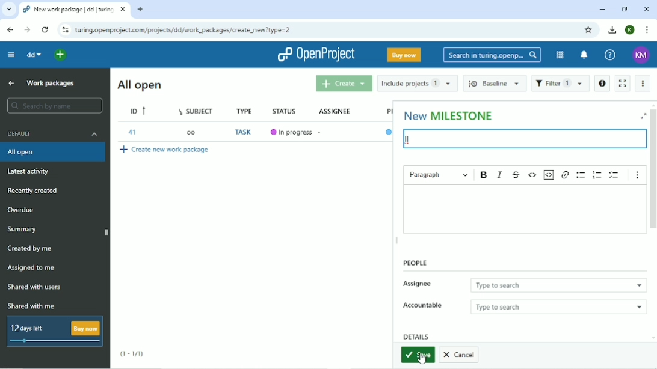  I want to click on assignee, so click(336, 109).